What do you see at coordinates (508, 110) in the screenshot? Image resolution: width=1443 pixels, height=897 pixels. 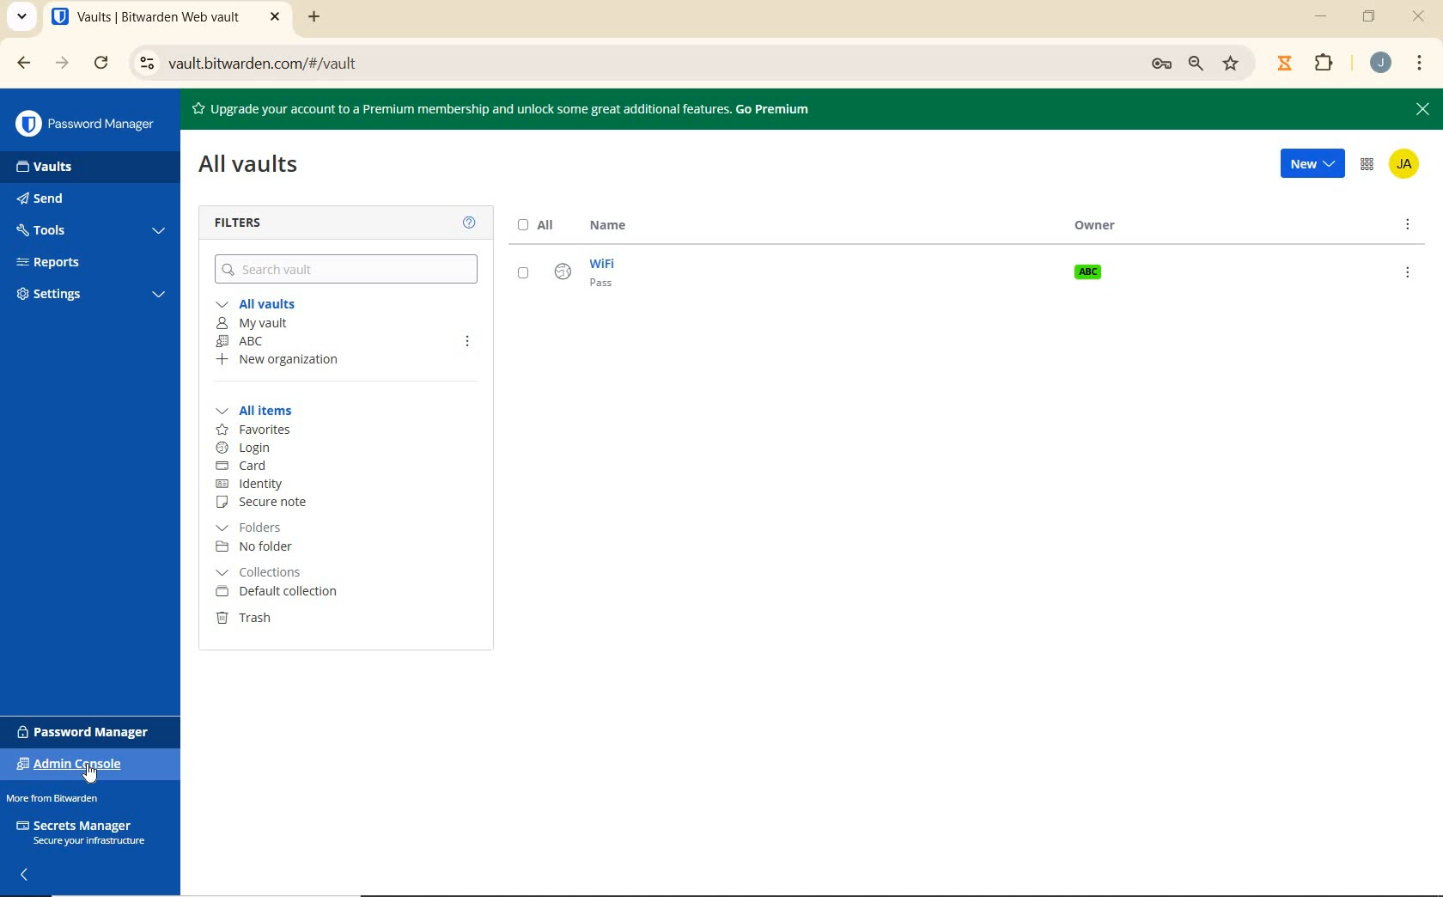 I see `UPGRADE ACCOUNT` at bounding box center [508, 110].